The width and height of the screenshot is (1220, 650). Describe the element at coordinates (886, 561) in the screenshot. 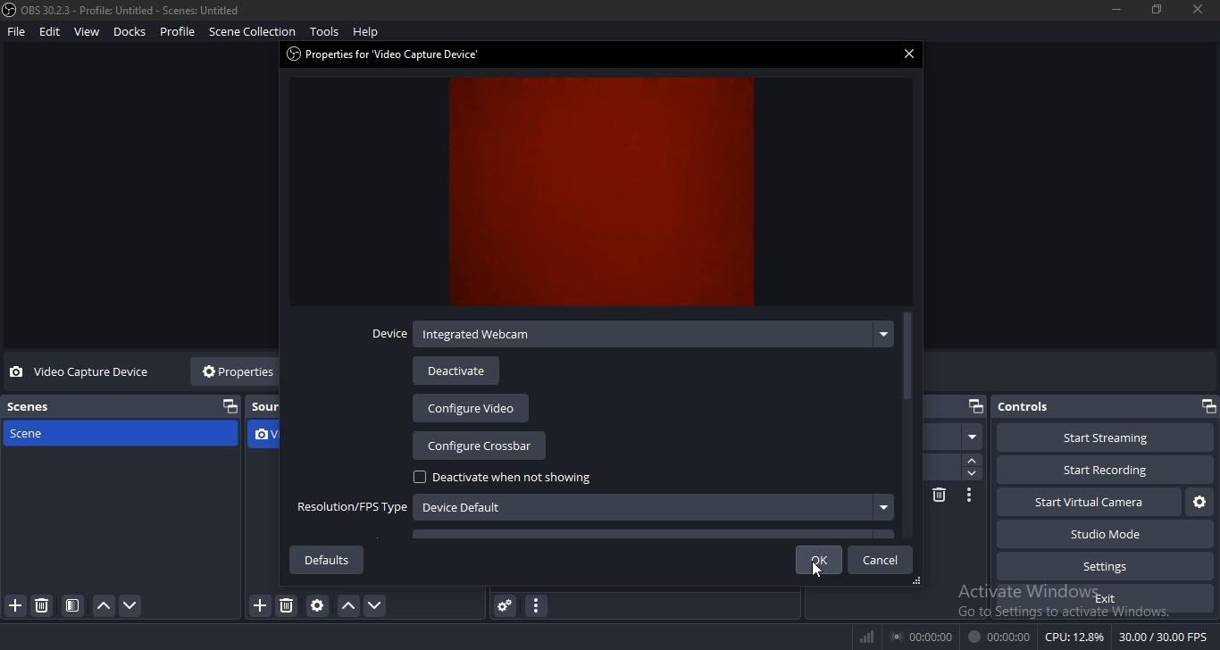

I see `cancel` at that location.